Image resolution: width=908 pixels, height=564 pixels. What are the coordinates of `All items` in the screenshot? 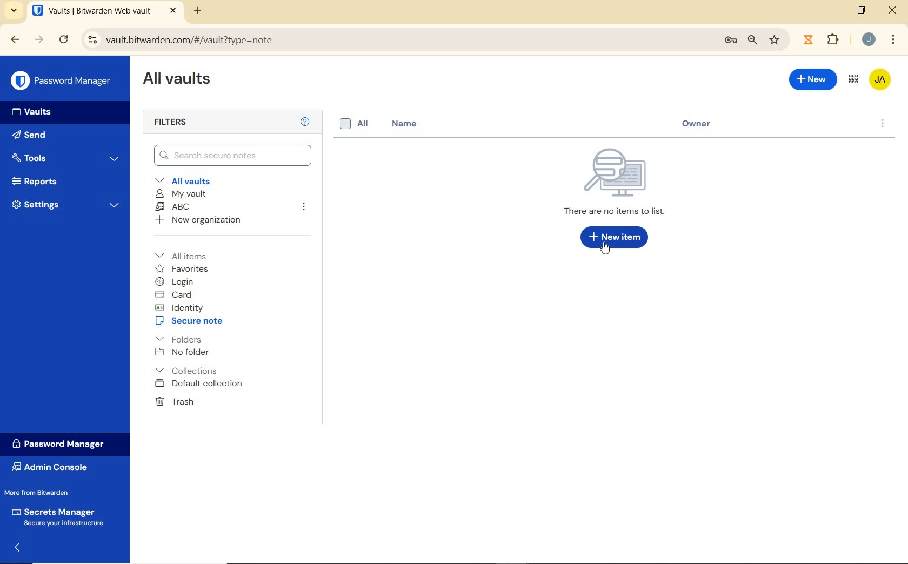 It's located at (189, 254).